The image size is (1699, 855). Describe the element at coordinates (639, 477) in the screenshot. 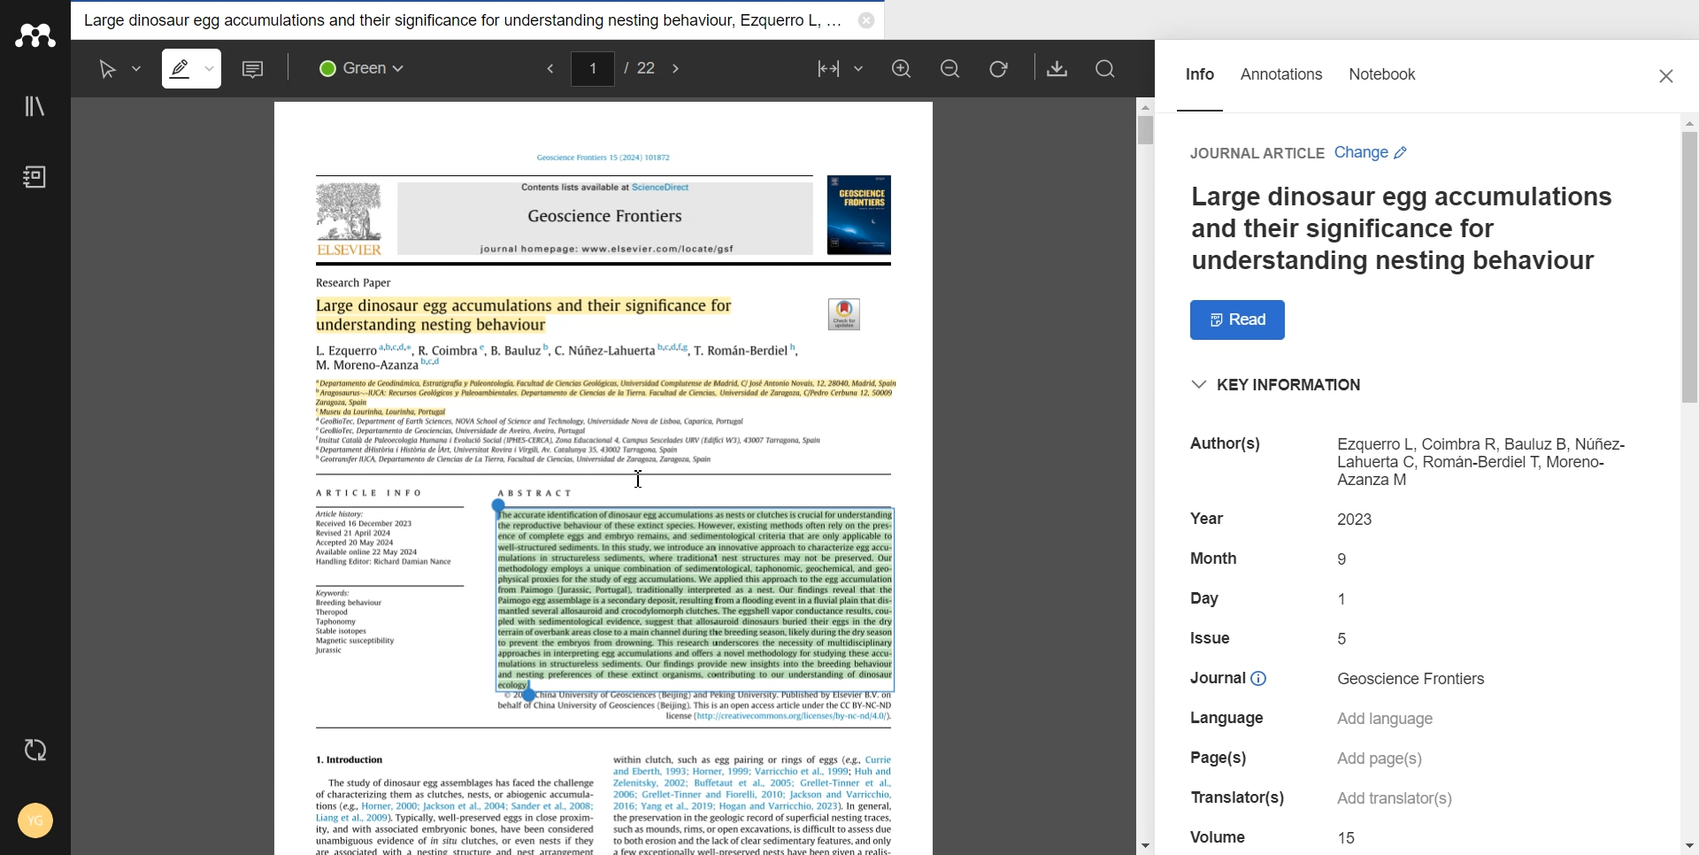

I see `Text cursor` at that location.